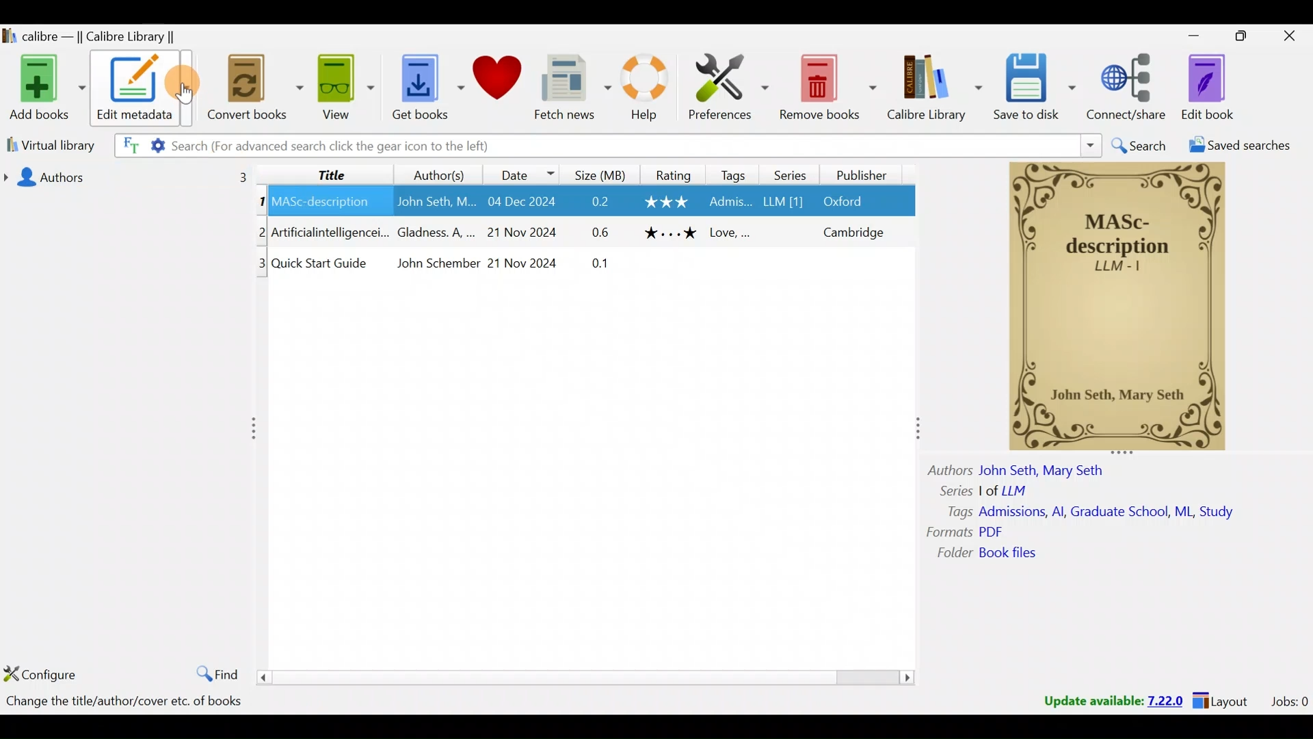 This screenshot has height=739, width=1313. Describe the element at coordinates (1195, 37) in the screenshot. I see `Minimise` at that location.